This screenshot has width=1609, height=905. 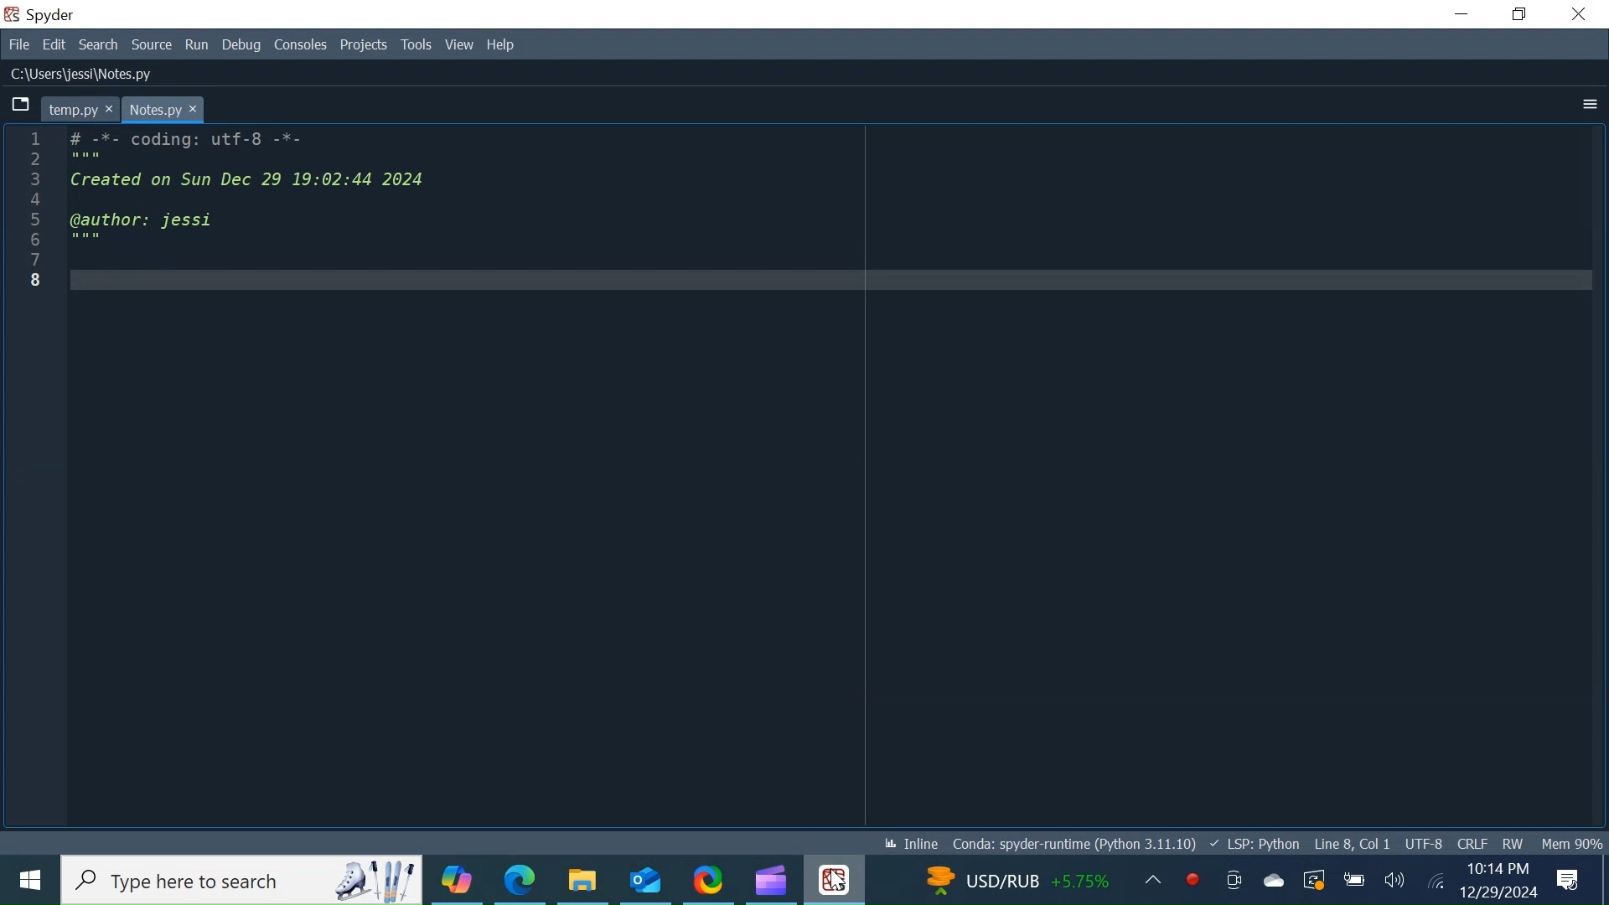 I want to click on Restart Updates, so click(x=1313, y=878).